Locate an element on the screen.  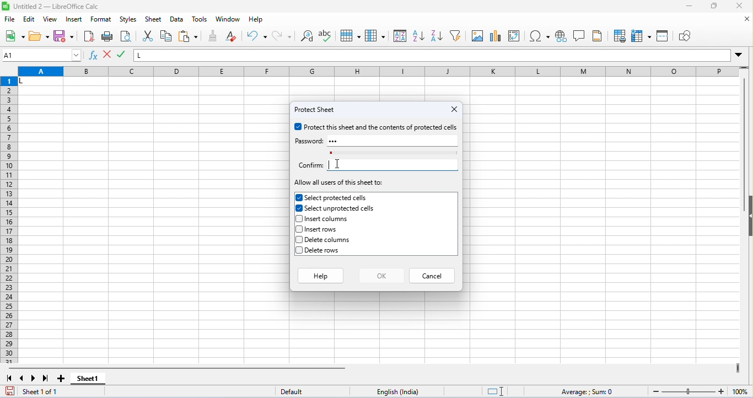
export pdf is located at coordinates (89, 36).